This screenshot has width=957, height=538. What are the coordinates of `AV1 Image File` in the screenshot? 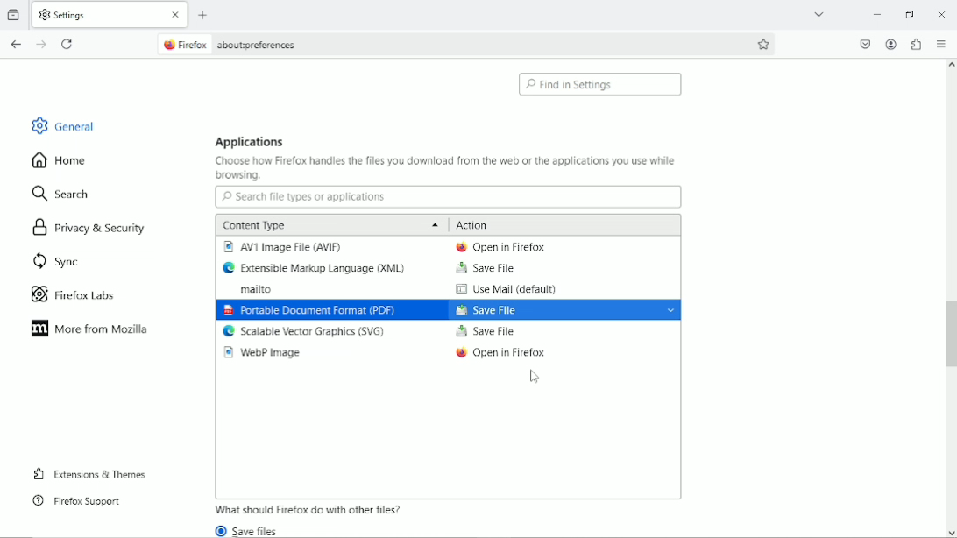 It's located at (286, 247).